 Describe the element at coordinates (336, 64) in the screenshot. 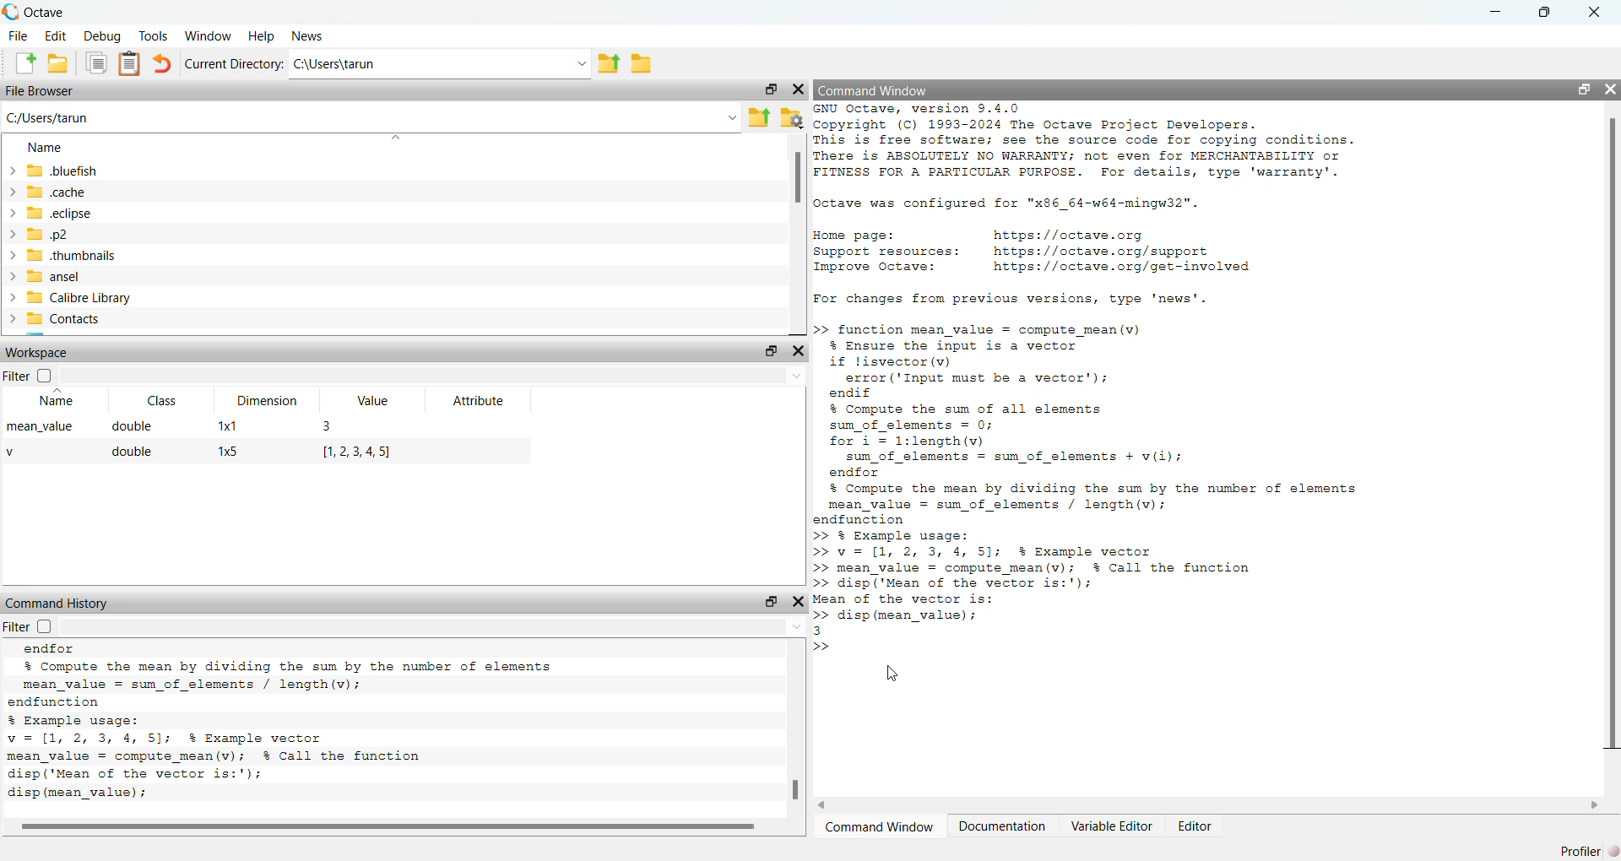

I see `C:\Users\tarun` at that location.